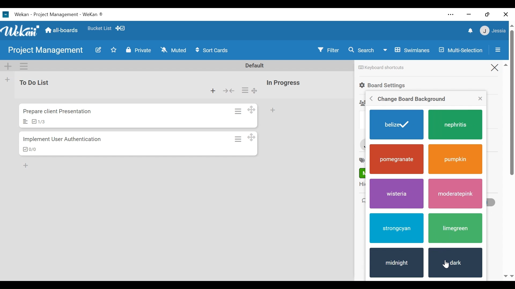 The width and height of the screenshot is (515, 289). I want to click on Checklist, so click(38, 121).